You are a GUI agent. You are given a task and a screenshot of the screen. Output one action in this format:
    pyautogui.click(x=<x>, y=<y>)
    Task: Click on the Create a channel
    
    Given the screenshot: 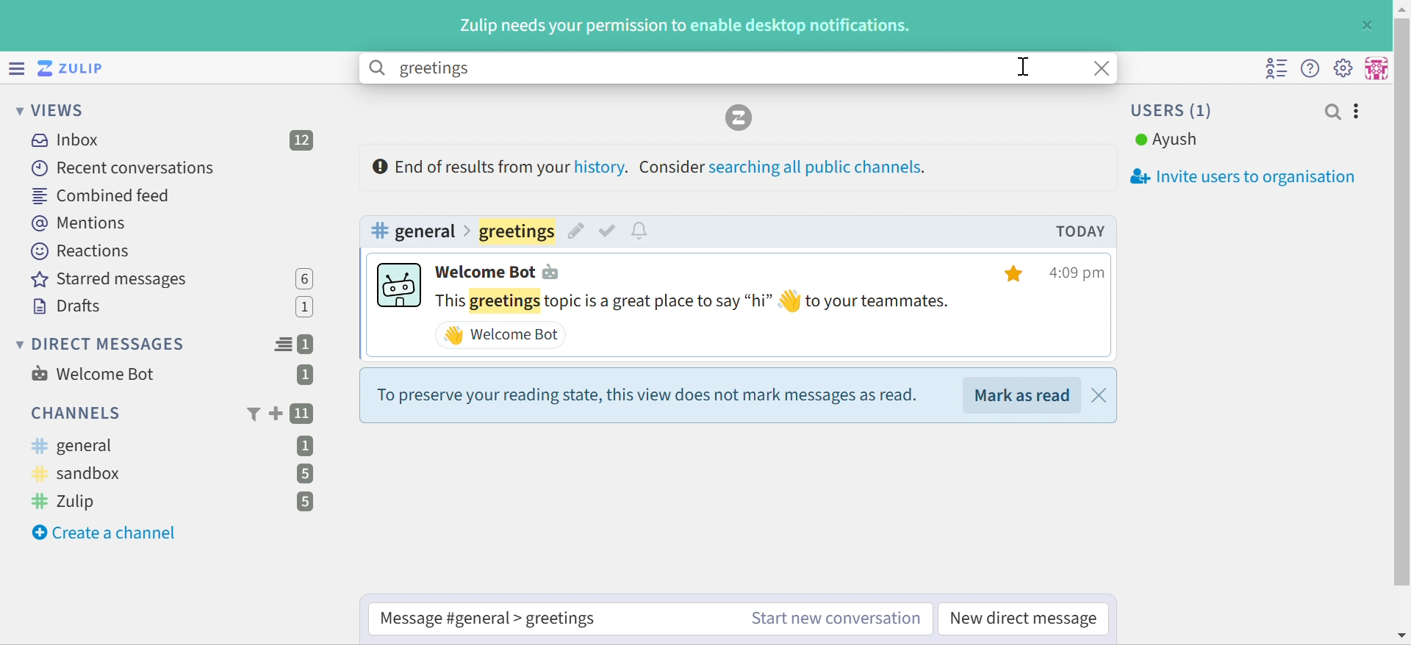 What is the action you would take?
    pyautogui.click(x=107, y=533)
    